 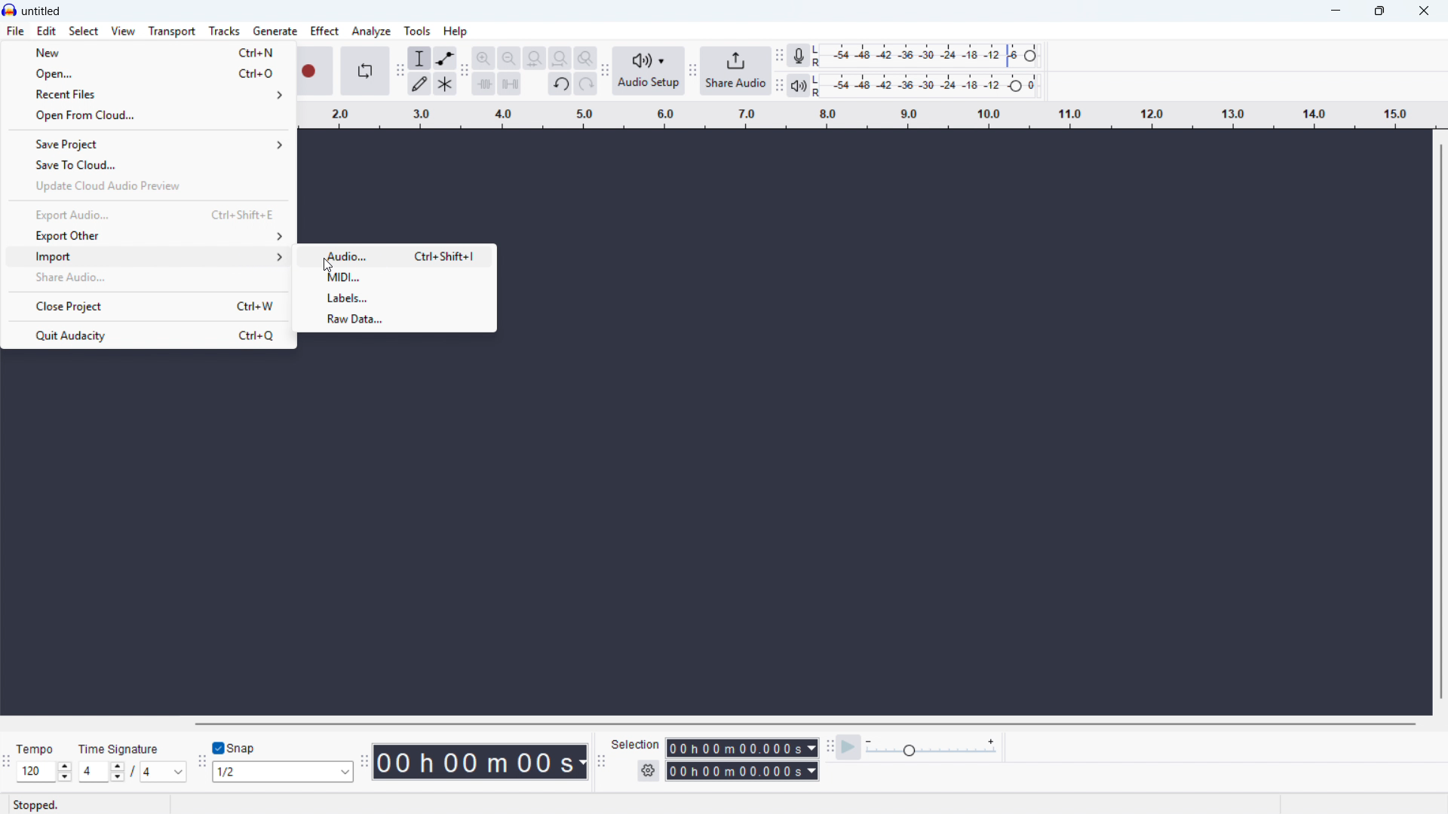 What do you see at coordinates (484, 83) in the screenshot?
I see `Trim audio outside selection ` at bounding box center [484, 83].